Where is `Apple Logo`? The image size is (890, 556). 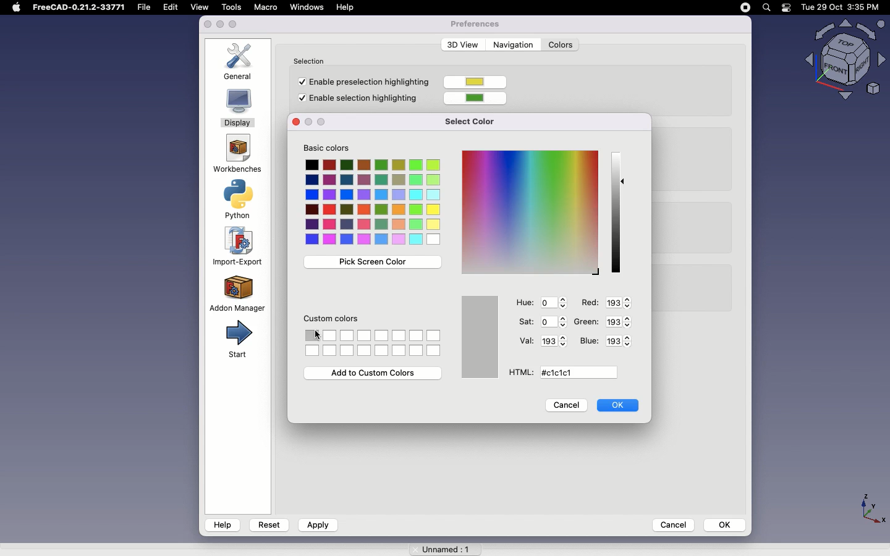 Apple Logo is located at coordinates (16, 7).